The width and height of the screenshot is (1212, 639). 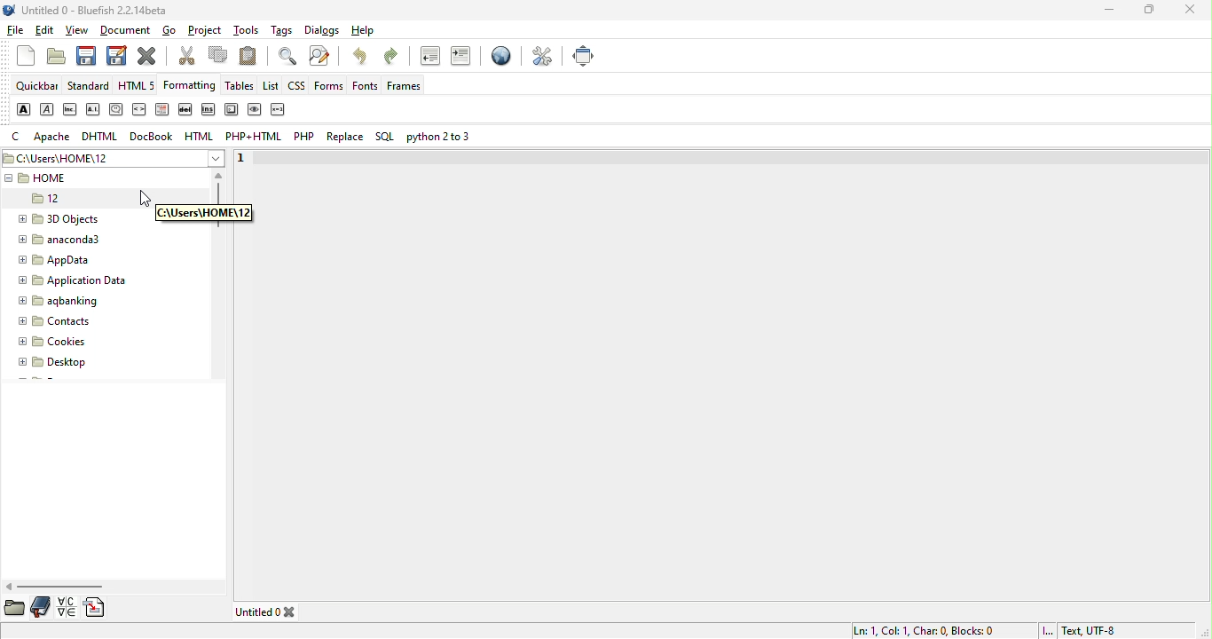 I want to click on horizontal scroll bar, so click(x=54, y=587).